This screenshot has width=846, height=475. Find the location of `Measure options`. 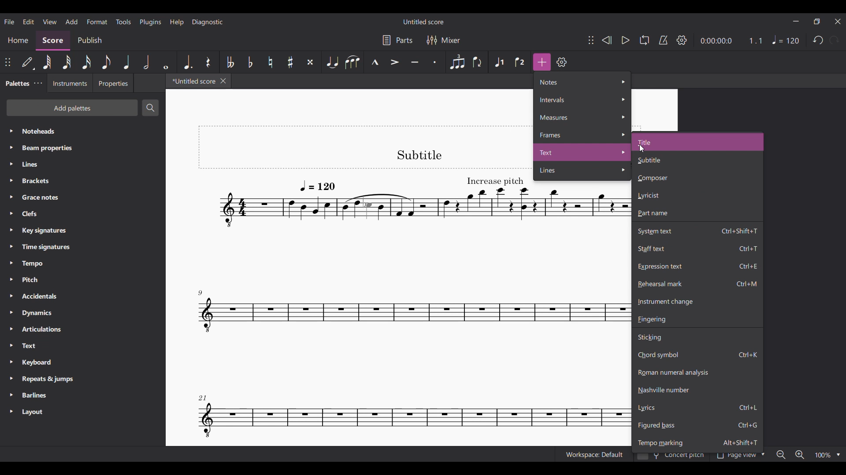

Measure options is located at coordinates (582, 117).